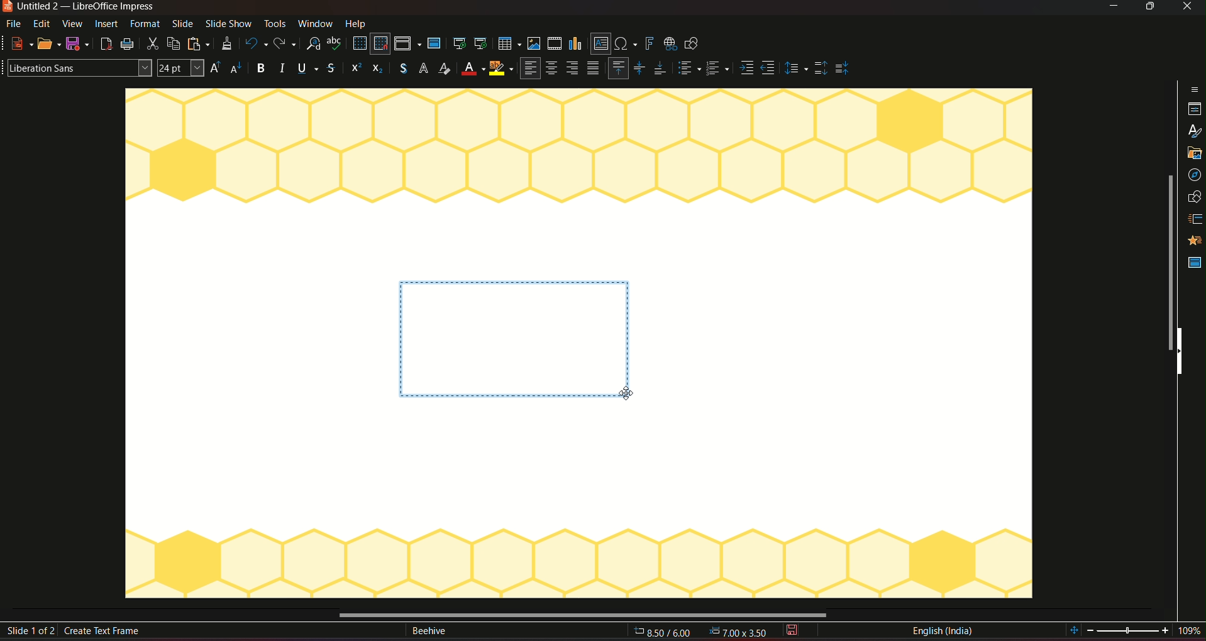 The width and height of the screenshot is (1206, 641). What do you see at coordinates (1195, 151) in the screenshot?
I see `navigation` at bounding box center [1195, 151].